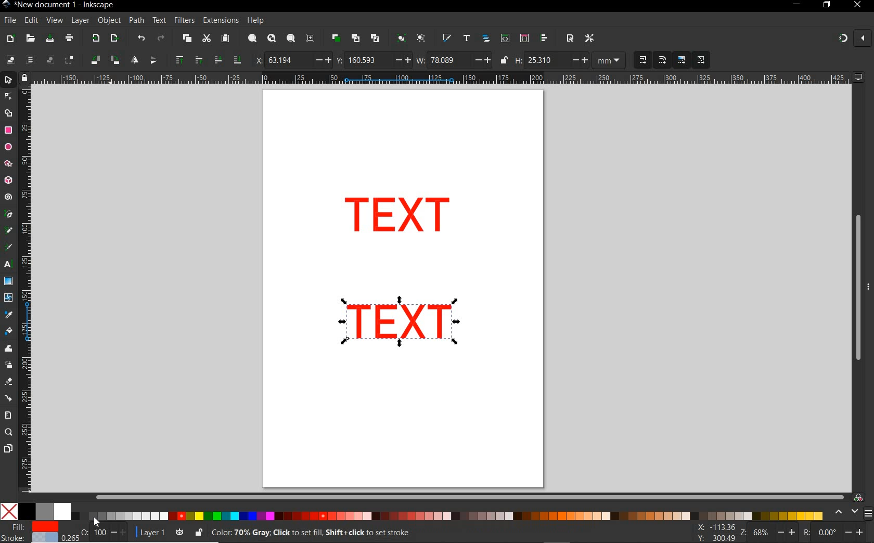  Describe the element at coordinates (161, 38) in the screenshot. I see `redo` at that location.